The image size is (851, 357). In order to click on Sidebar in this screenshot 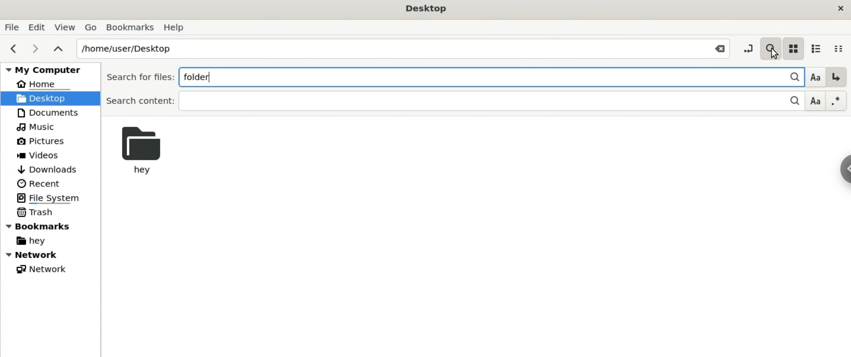, I will do `click(840, 170)`.